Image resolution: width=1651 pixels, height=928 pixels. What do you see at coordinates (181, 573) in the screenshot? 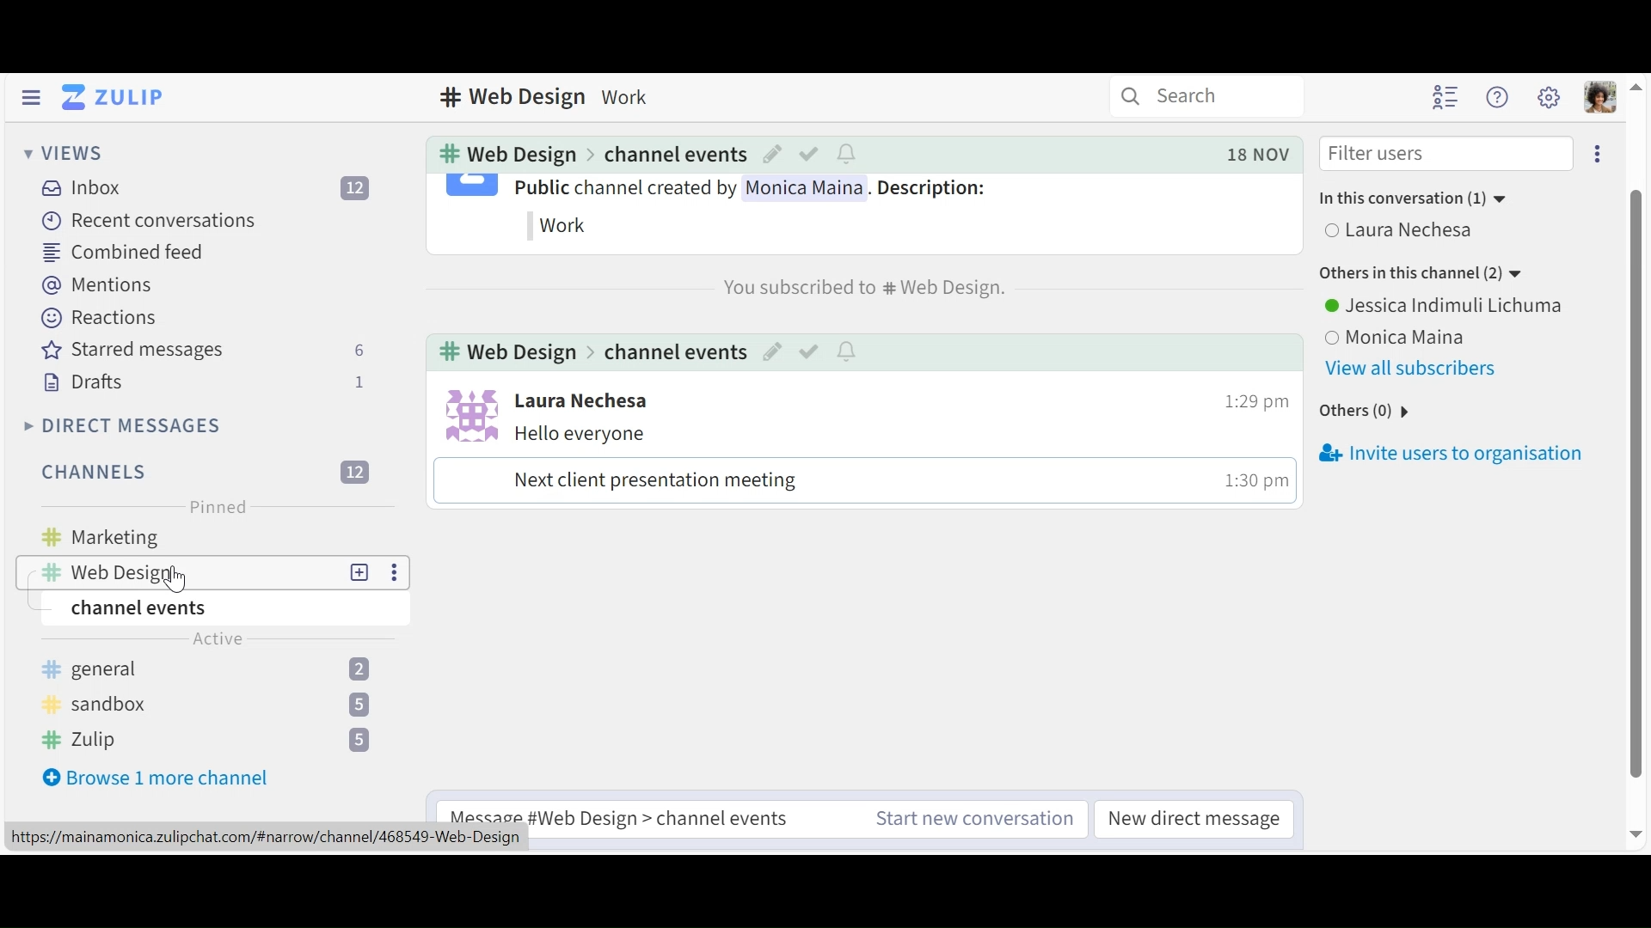
I see `web design` at bounding box center [181, 573].